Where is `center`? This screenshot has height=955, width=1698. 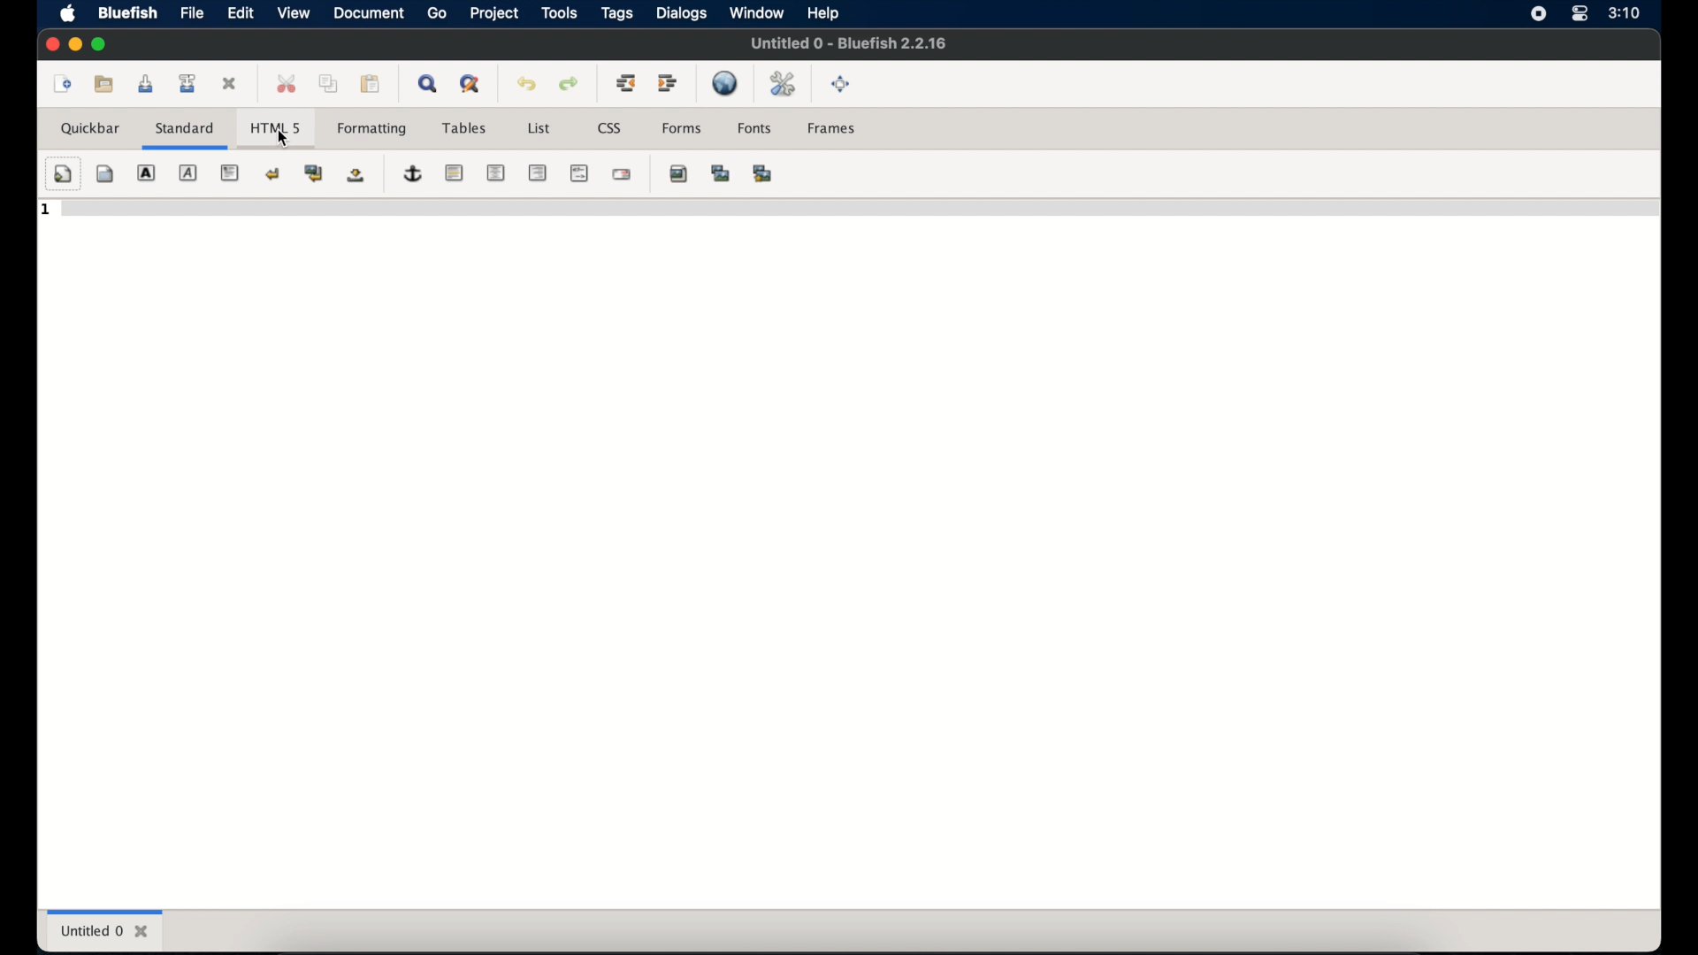 center is located at coordinates (495, 173).